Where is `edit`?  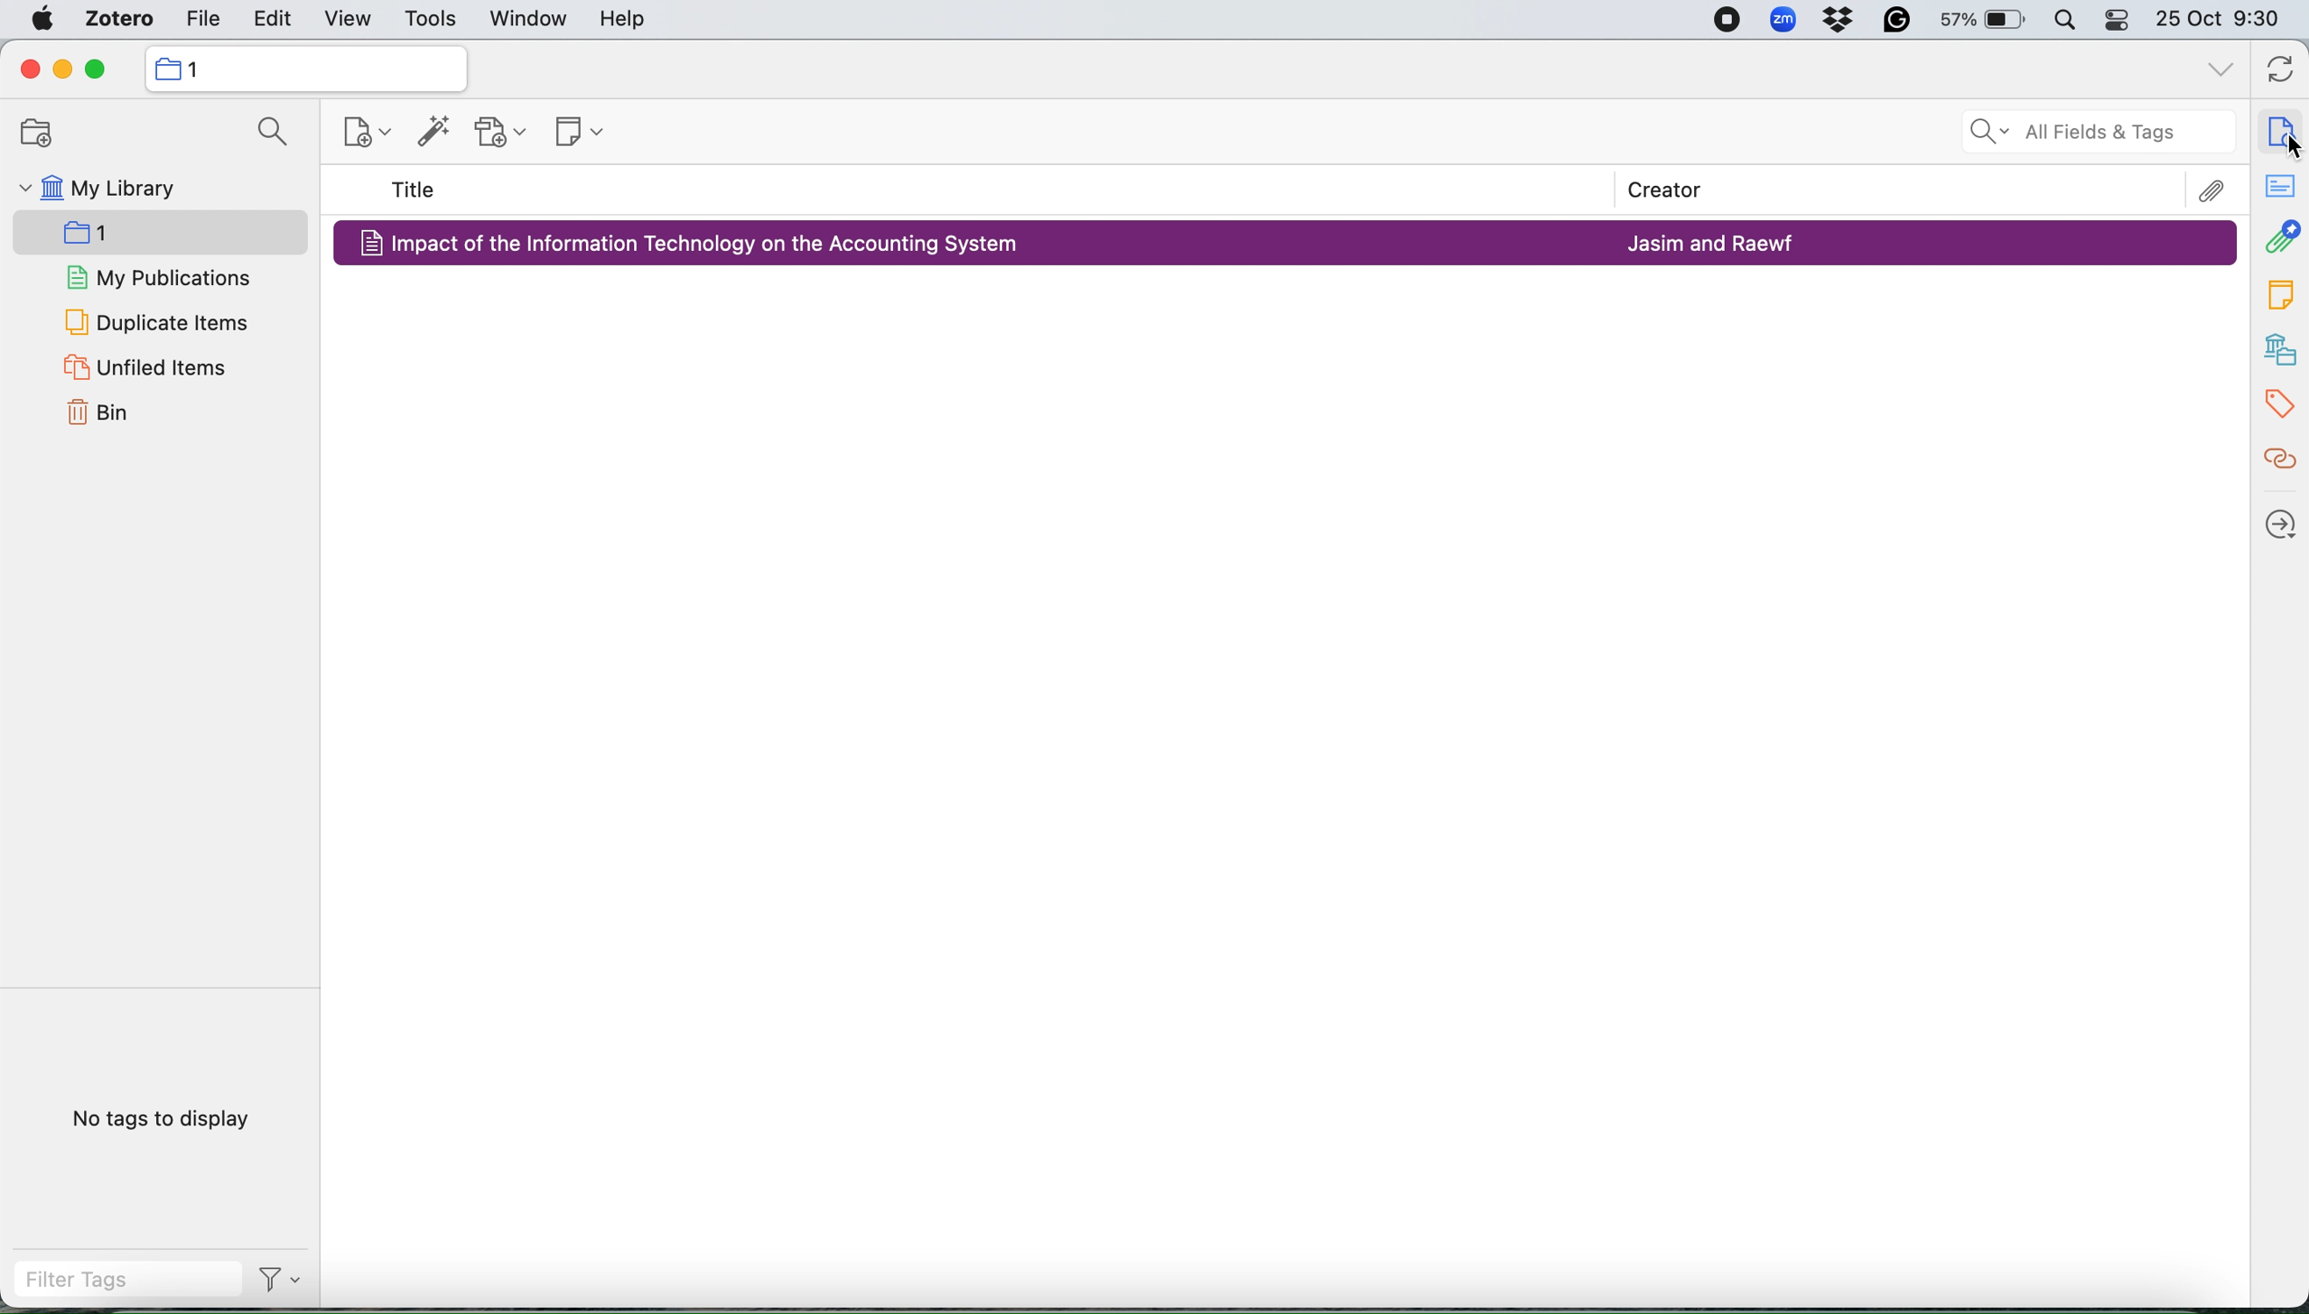 edit is located at coordinates (270, 16).